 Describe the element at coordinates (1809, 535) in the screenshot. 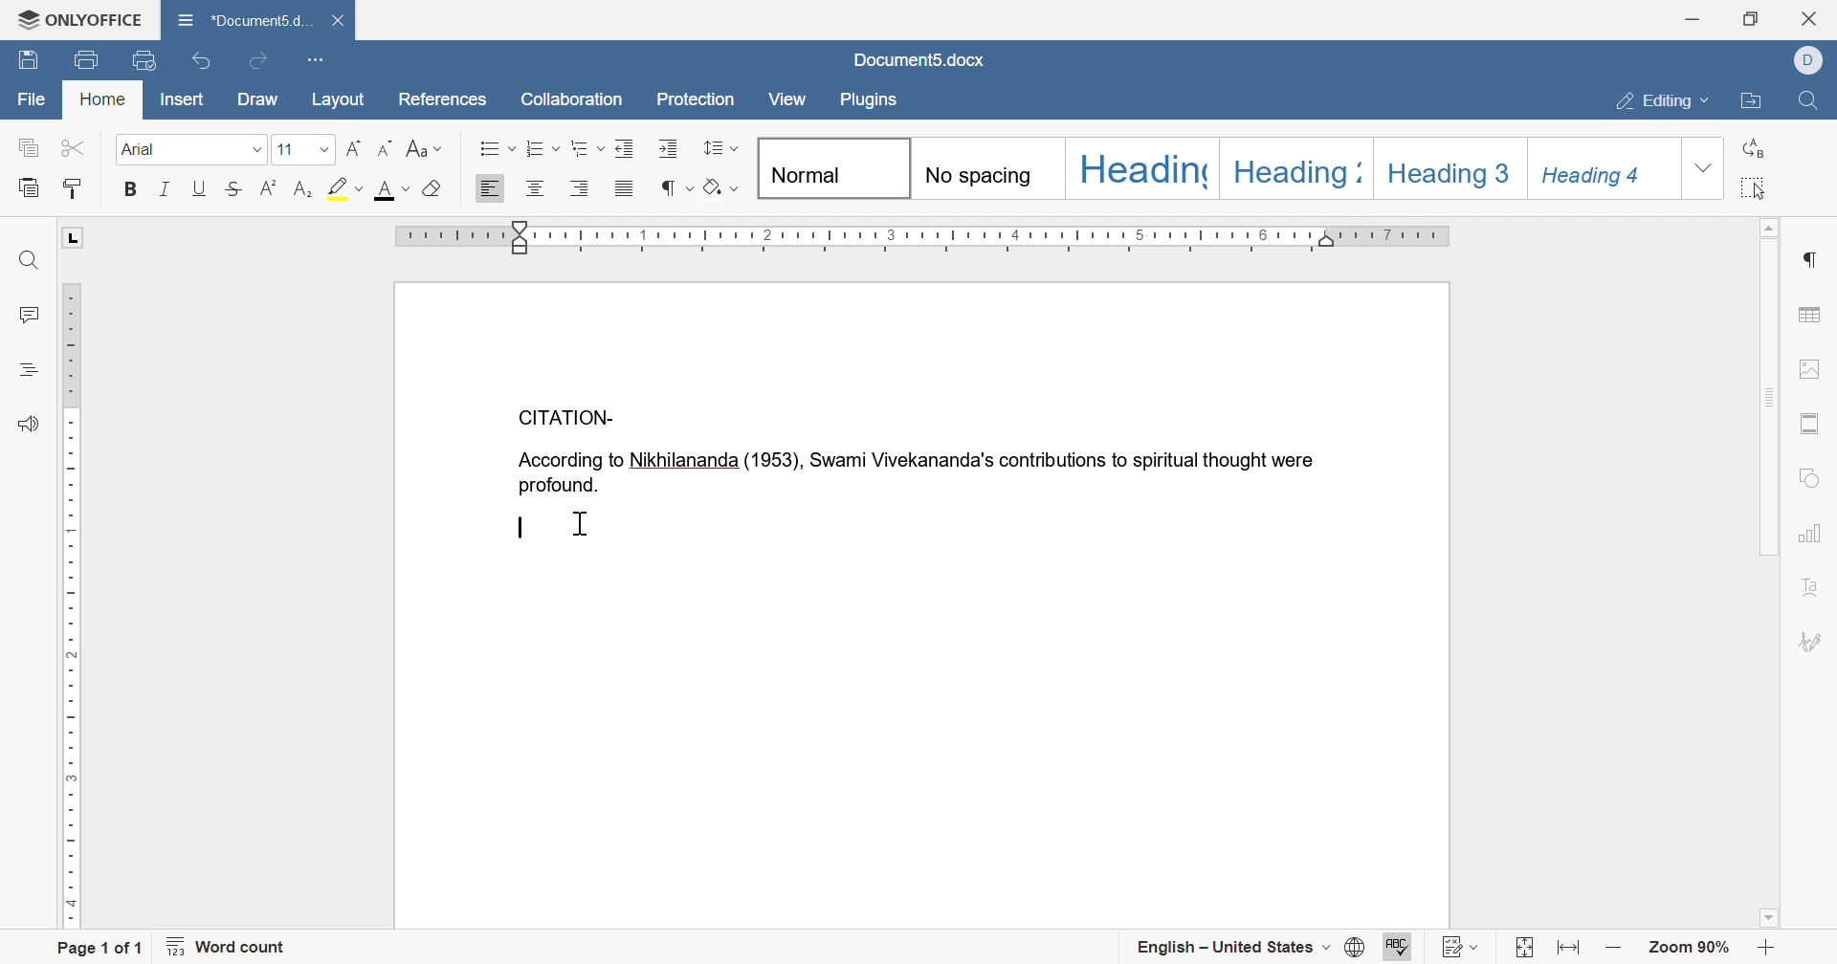

I see `chart settings` at that location.